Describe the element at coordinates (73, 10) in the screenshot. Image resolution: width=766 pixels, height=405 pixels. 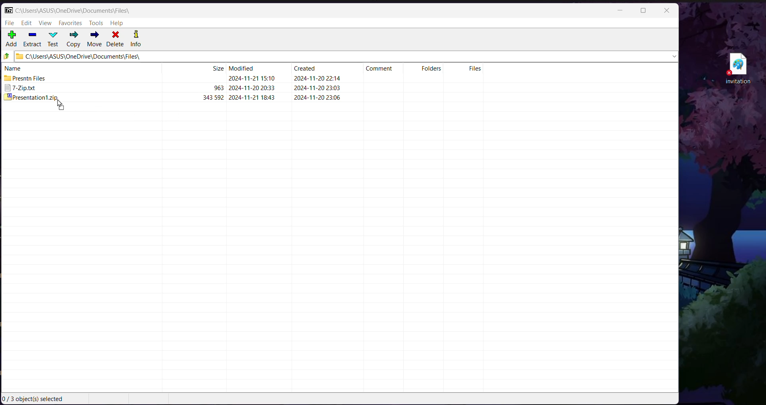
I see `Current Folder Path` at that location.